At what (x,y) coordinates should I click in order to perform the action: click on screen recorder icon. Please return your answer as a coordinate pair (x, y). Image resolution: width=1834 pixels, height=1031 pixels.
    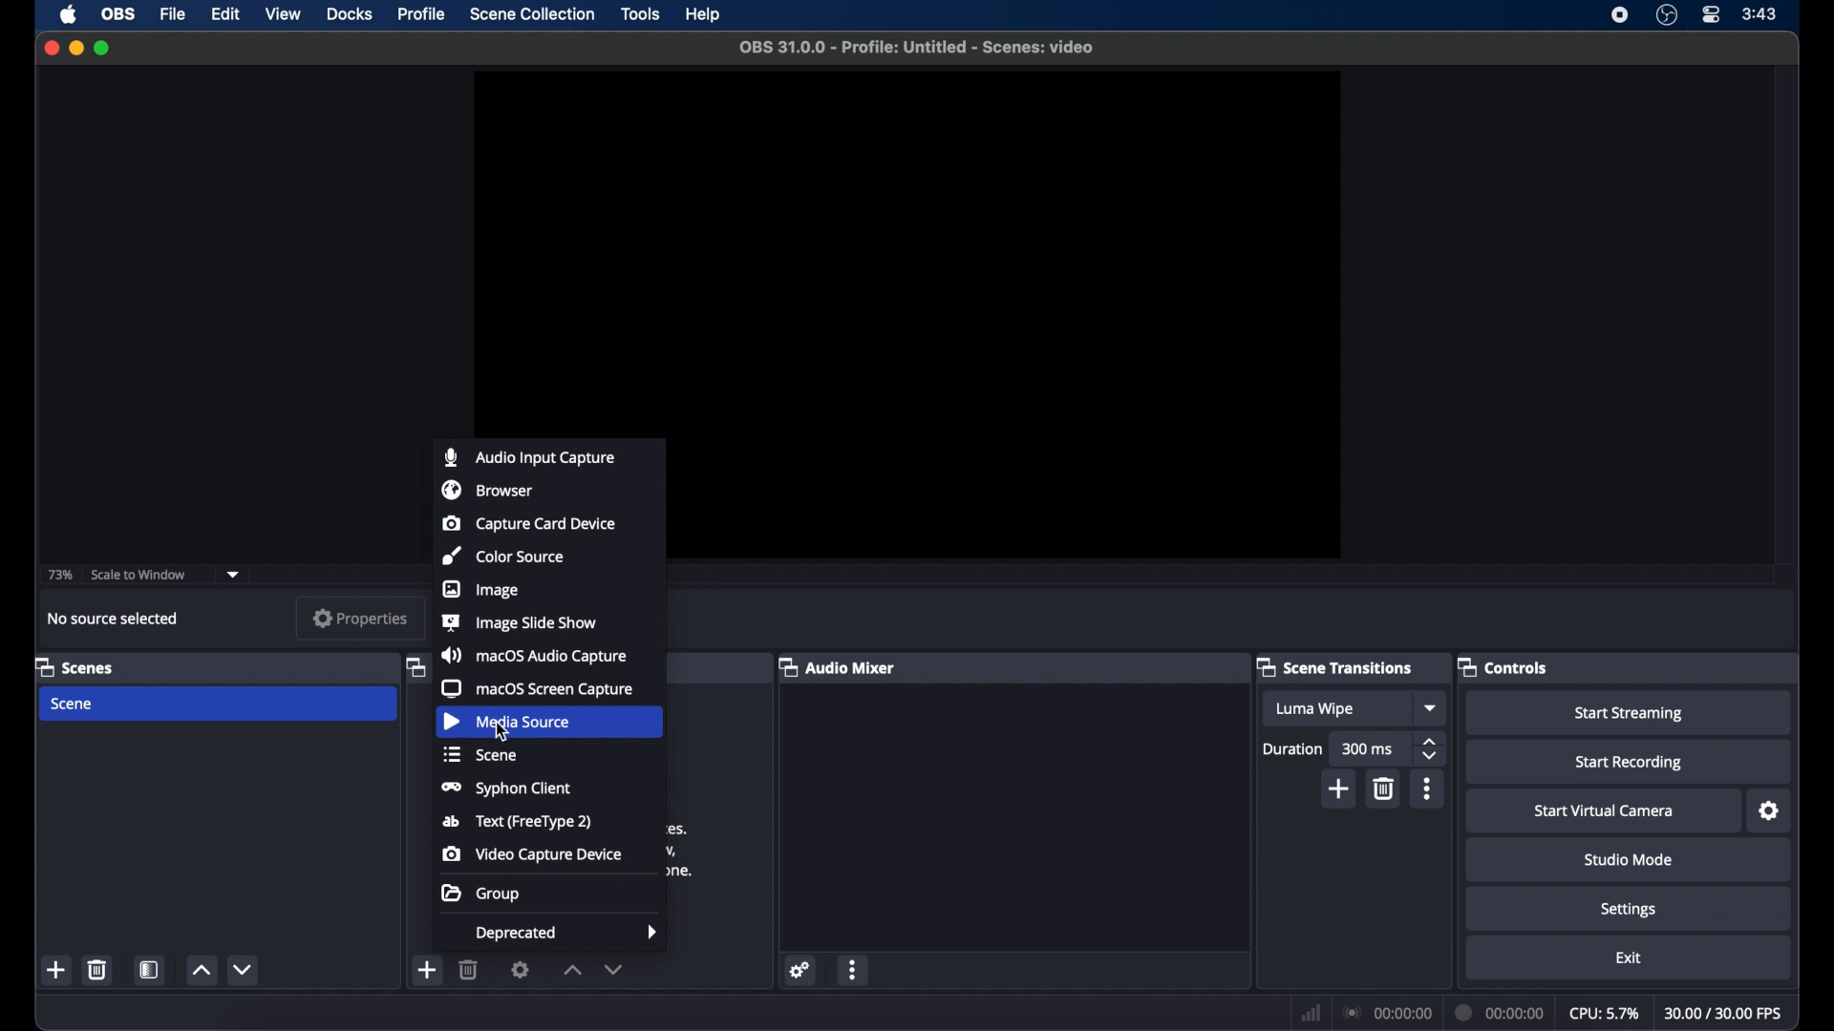
    Looking at the image, I should click on (1618, 14).